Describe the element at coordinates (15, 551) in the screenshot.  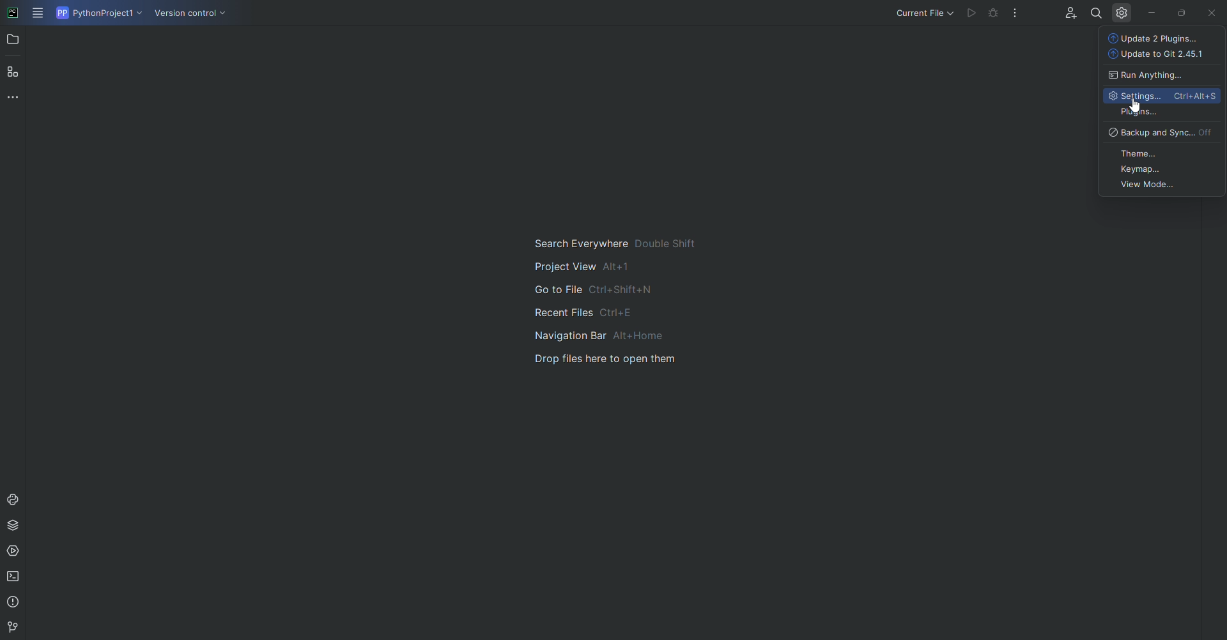
I see `Services` at that location.